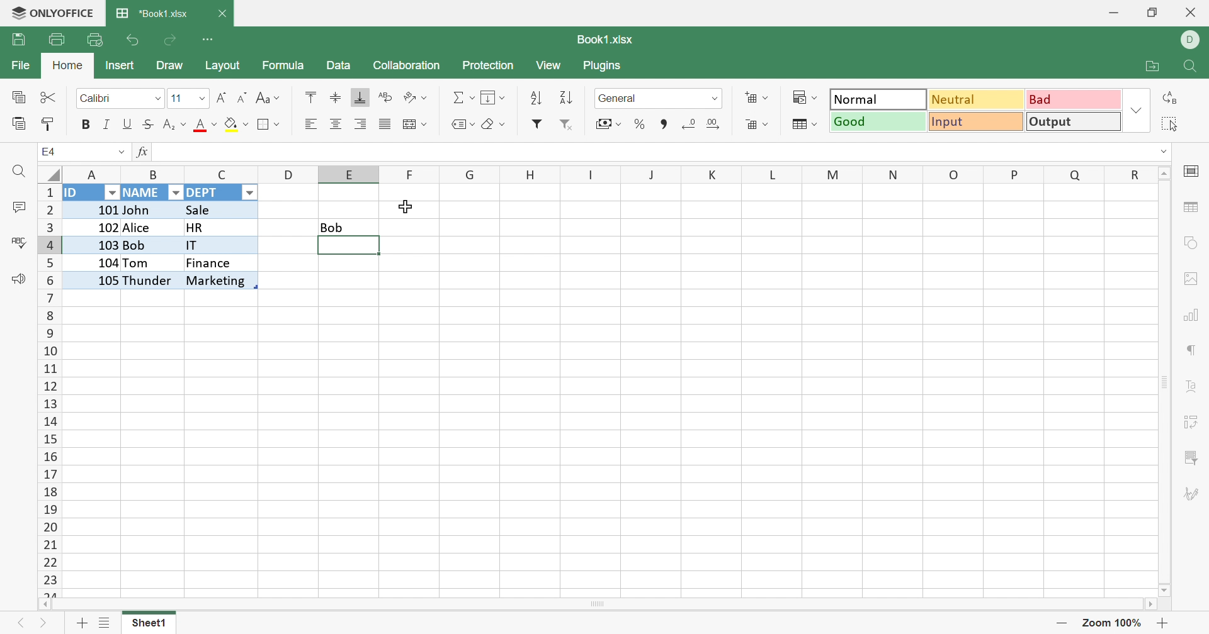 The image size is (1209, 634). What do you see at coordinates (198, 99) in the screenshot?
I see `Drop Down` at bounding box center [198, 99].